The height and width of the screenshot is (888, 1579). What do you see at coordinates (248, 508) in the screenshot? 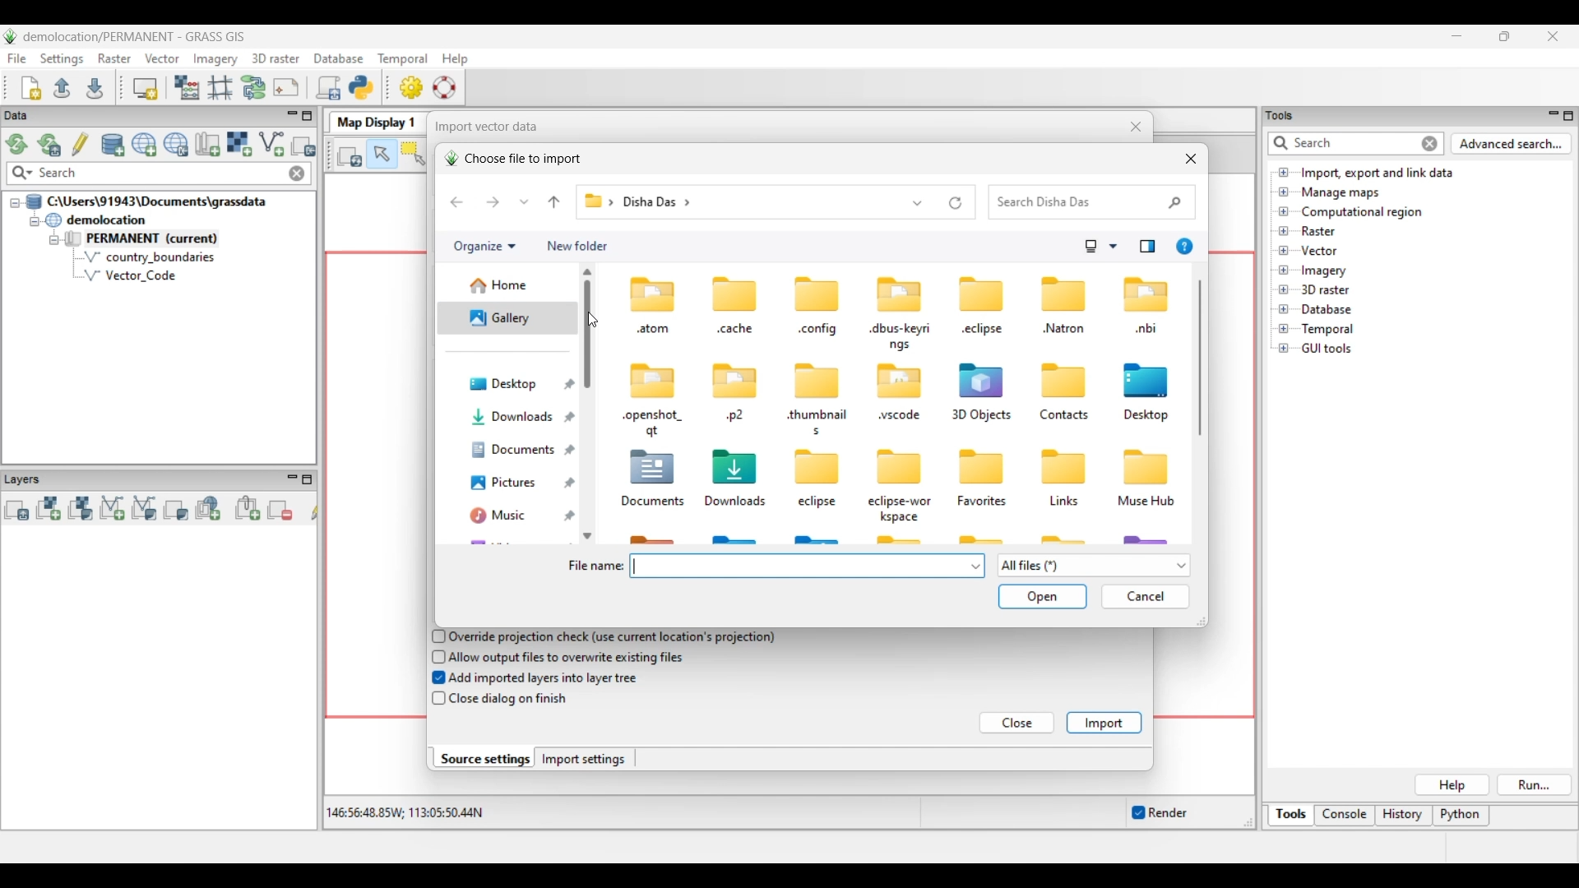
I see `Add group` at bounding box center [248, 508].